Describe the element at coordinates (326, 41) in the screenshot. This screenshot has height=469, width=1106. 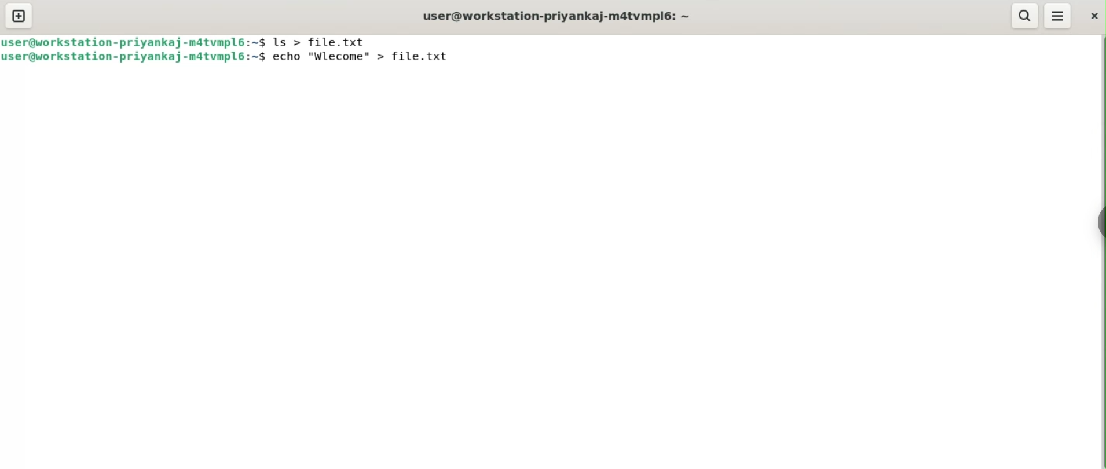
I see `ls > file.txt` at that location.